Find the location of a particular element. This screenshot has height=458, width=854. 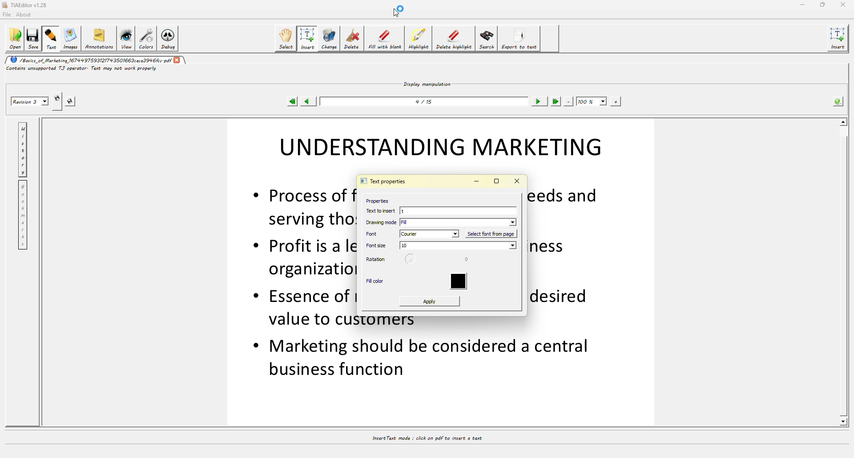

text to insert is located at coordinates (382, 210).